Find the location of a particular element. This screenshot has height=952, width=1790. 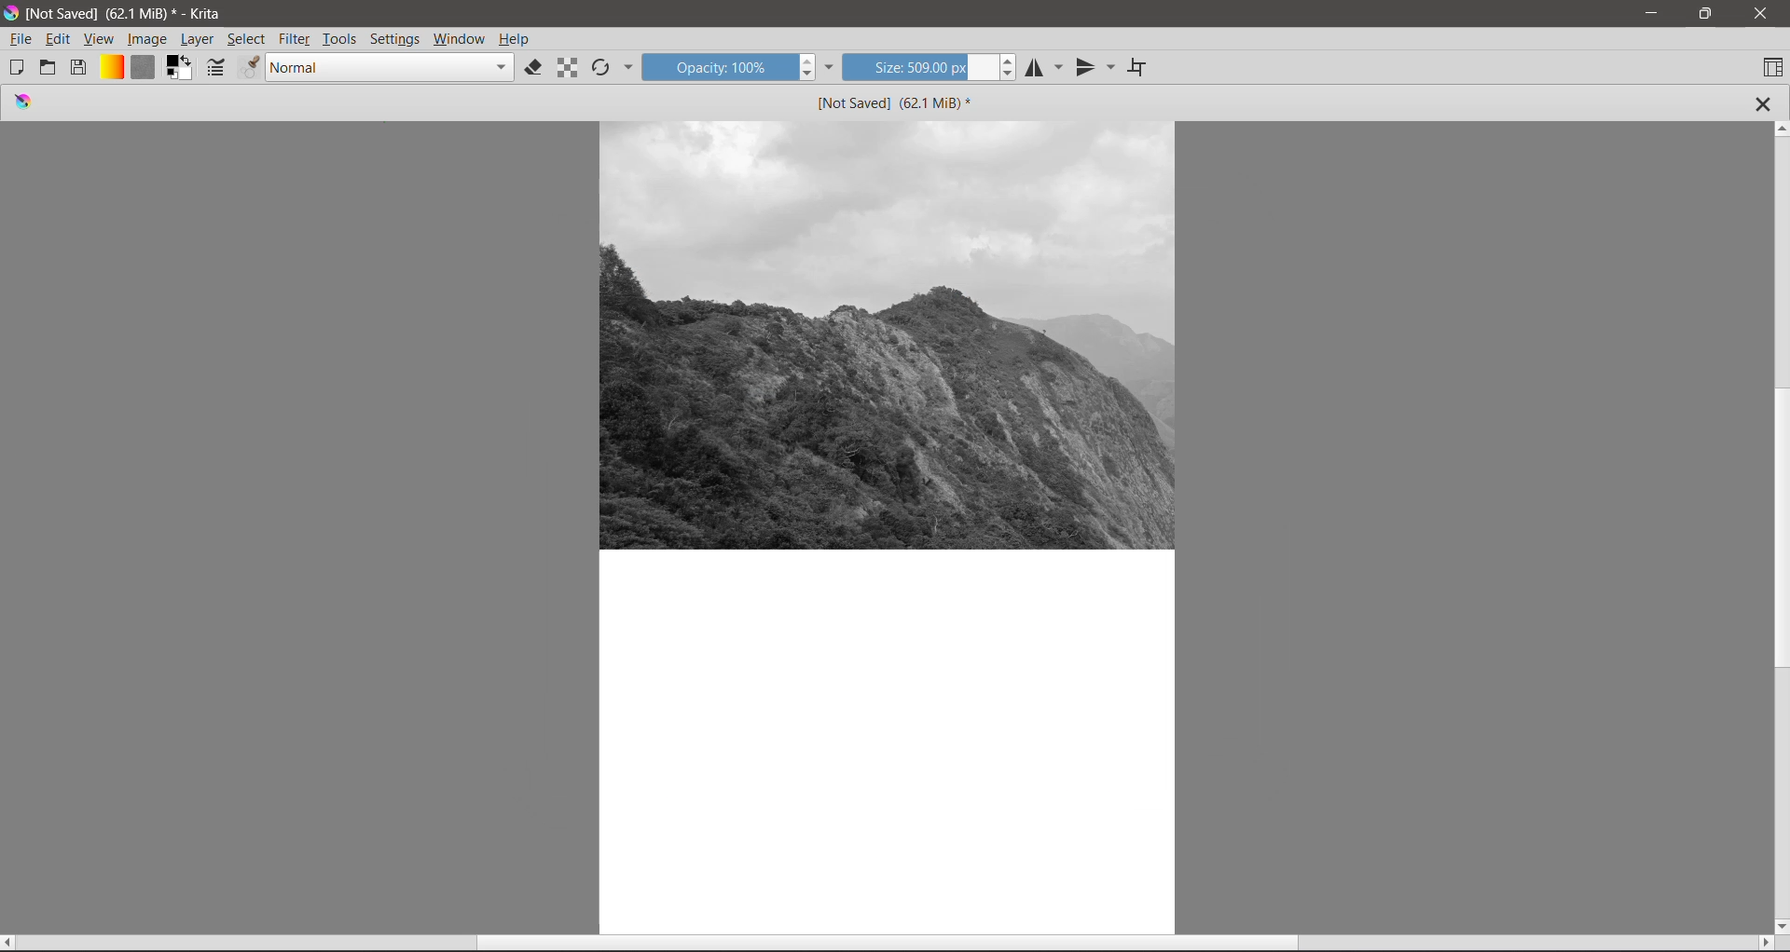

Fill Patterns is located at coordinates (143, 67).